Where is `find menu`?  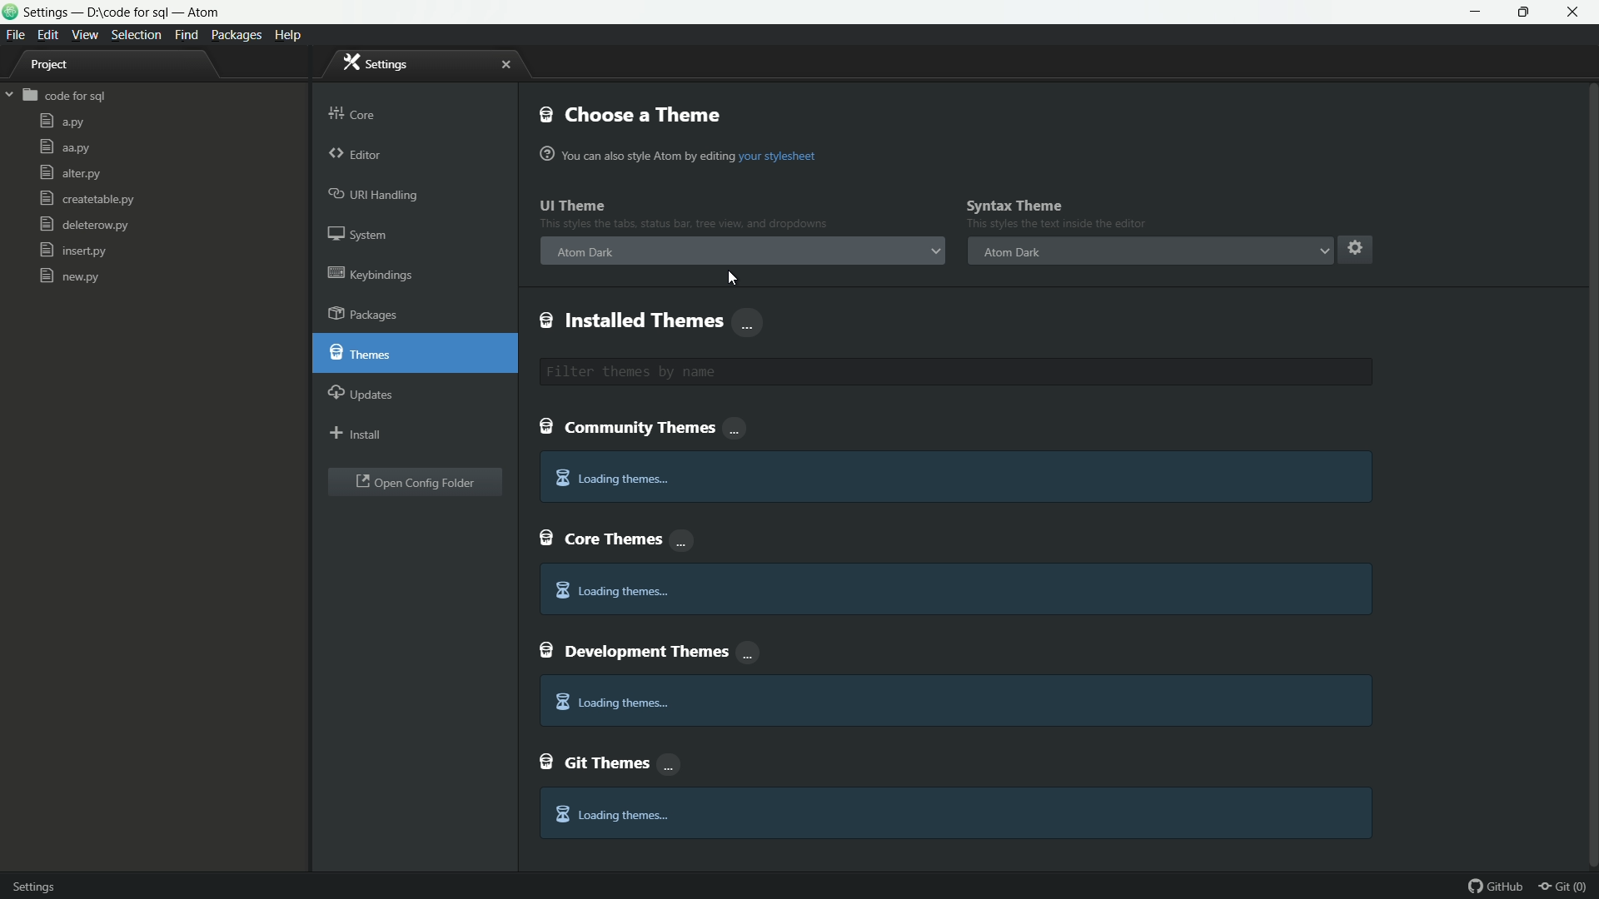 find menu is located at coordinates (185, 34).